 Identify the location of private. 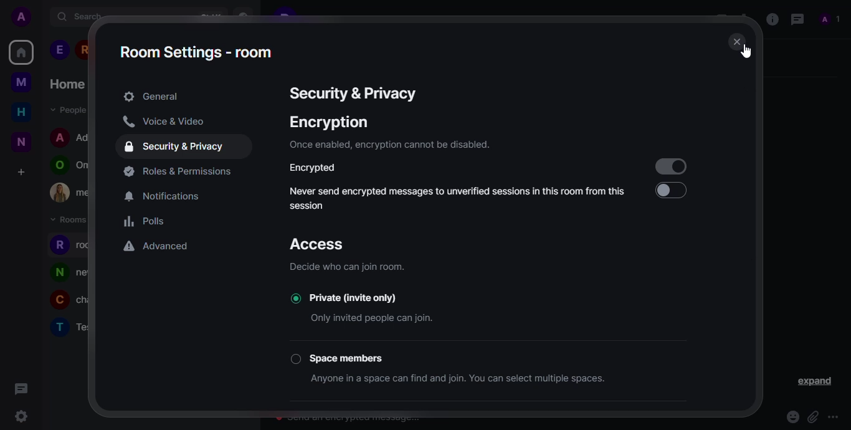
(368, 297).